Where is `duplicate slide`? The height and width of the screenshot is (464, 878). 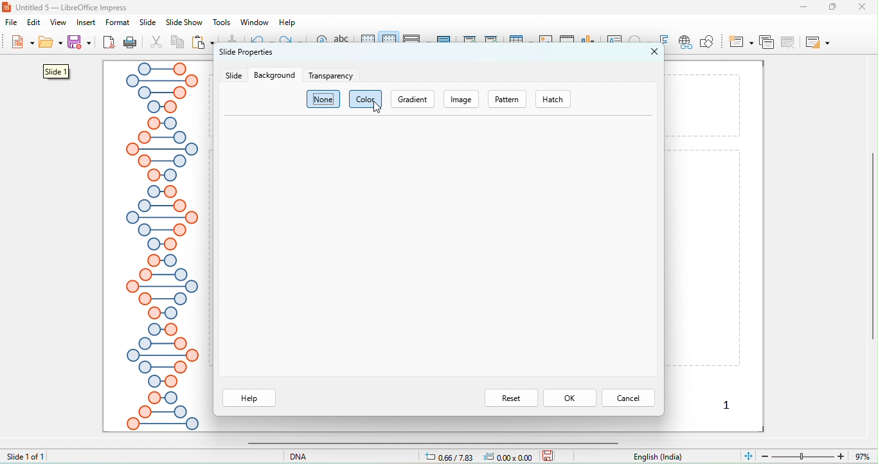 duplicate slide is located at coordinates (766, 42).